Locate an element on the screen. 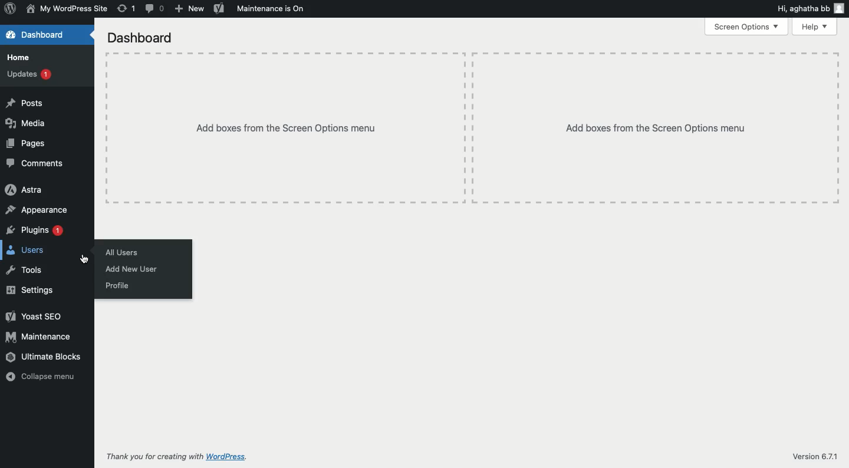 Image resolution: width=849 pixels, height=468 pixels. Updates is located at coordinates (29, 74).